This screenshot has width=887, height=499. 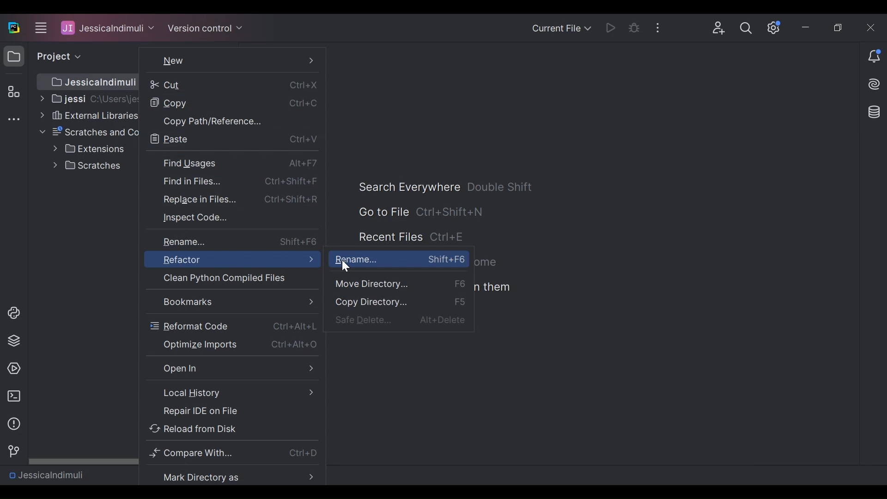 What do you see at coordinates (501, 187) in the screenshot?
I see `shortcut` at bounding box center [501, 187].